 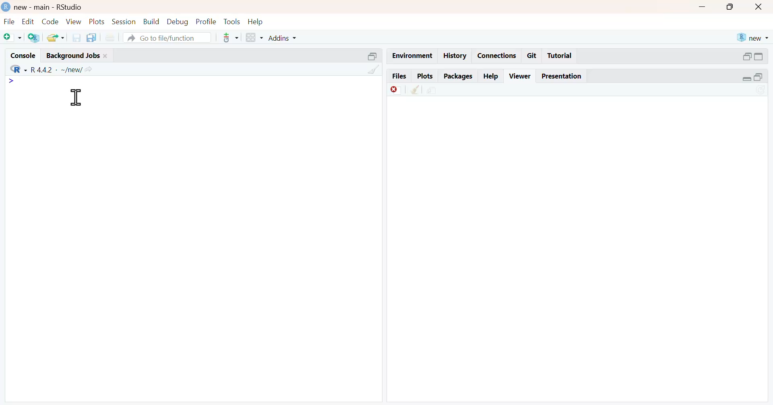 I want to click on viewer, so click(x=521, y=76).